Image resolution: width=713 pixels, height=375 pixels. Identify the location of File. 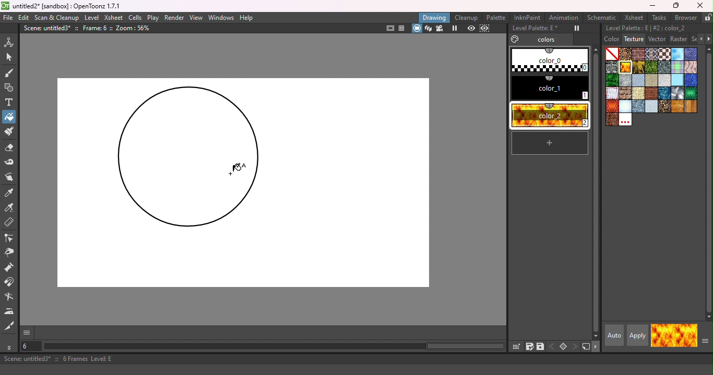
(8, 18).